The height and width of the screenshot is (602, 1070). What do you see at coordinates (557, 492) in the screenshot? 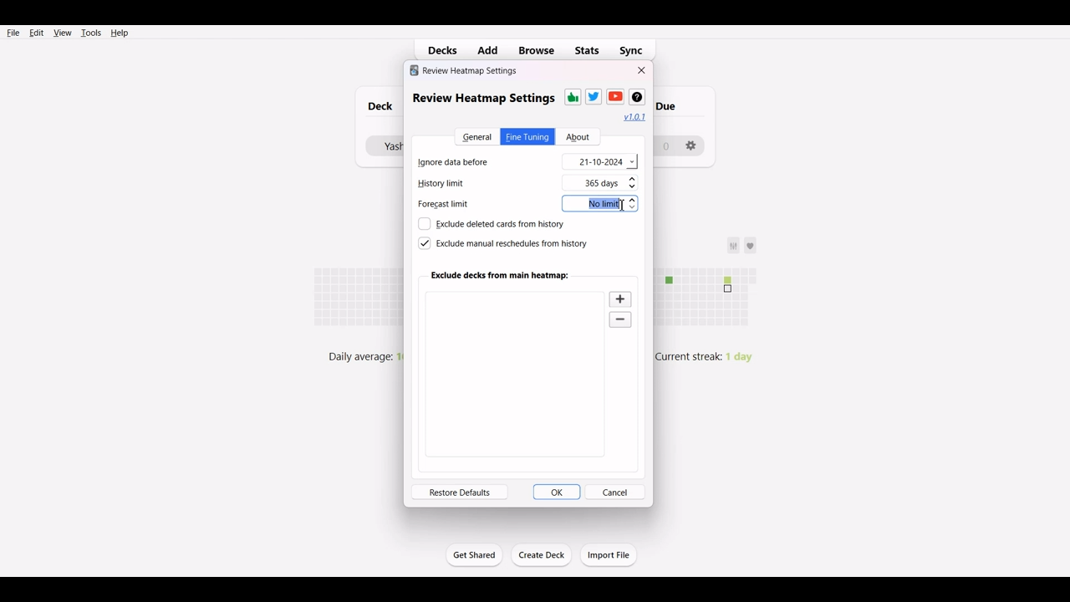
I see `OK` at bounding box center [557, 492].